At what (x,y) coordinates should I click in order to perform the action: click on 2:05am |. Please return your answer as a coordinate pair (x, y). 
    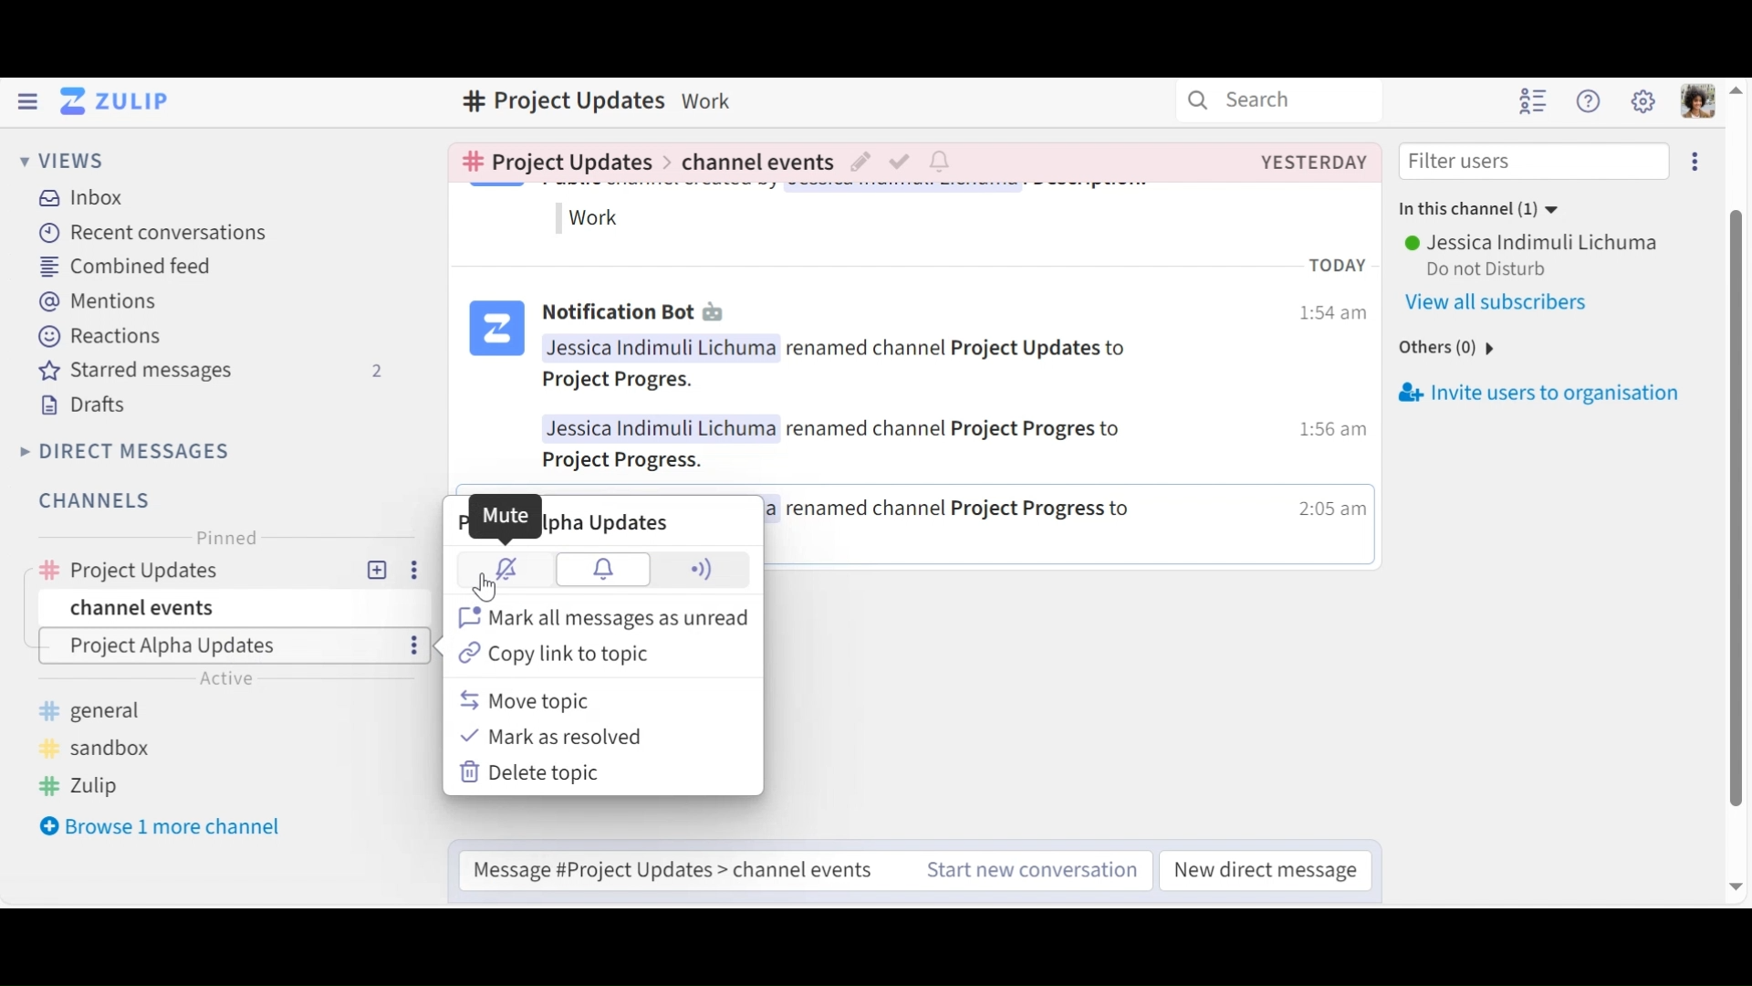
    Looking at the image, I should click on (1331, 514).